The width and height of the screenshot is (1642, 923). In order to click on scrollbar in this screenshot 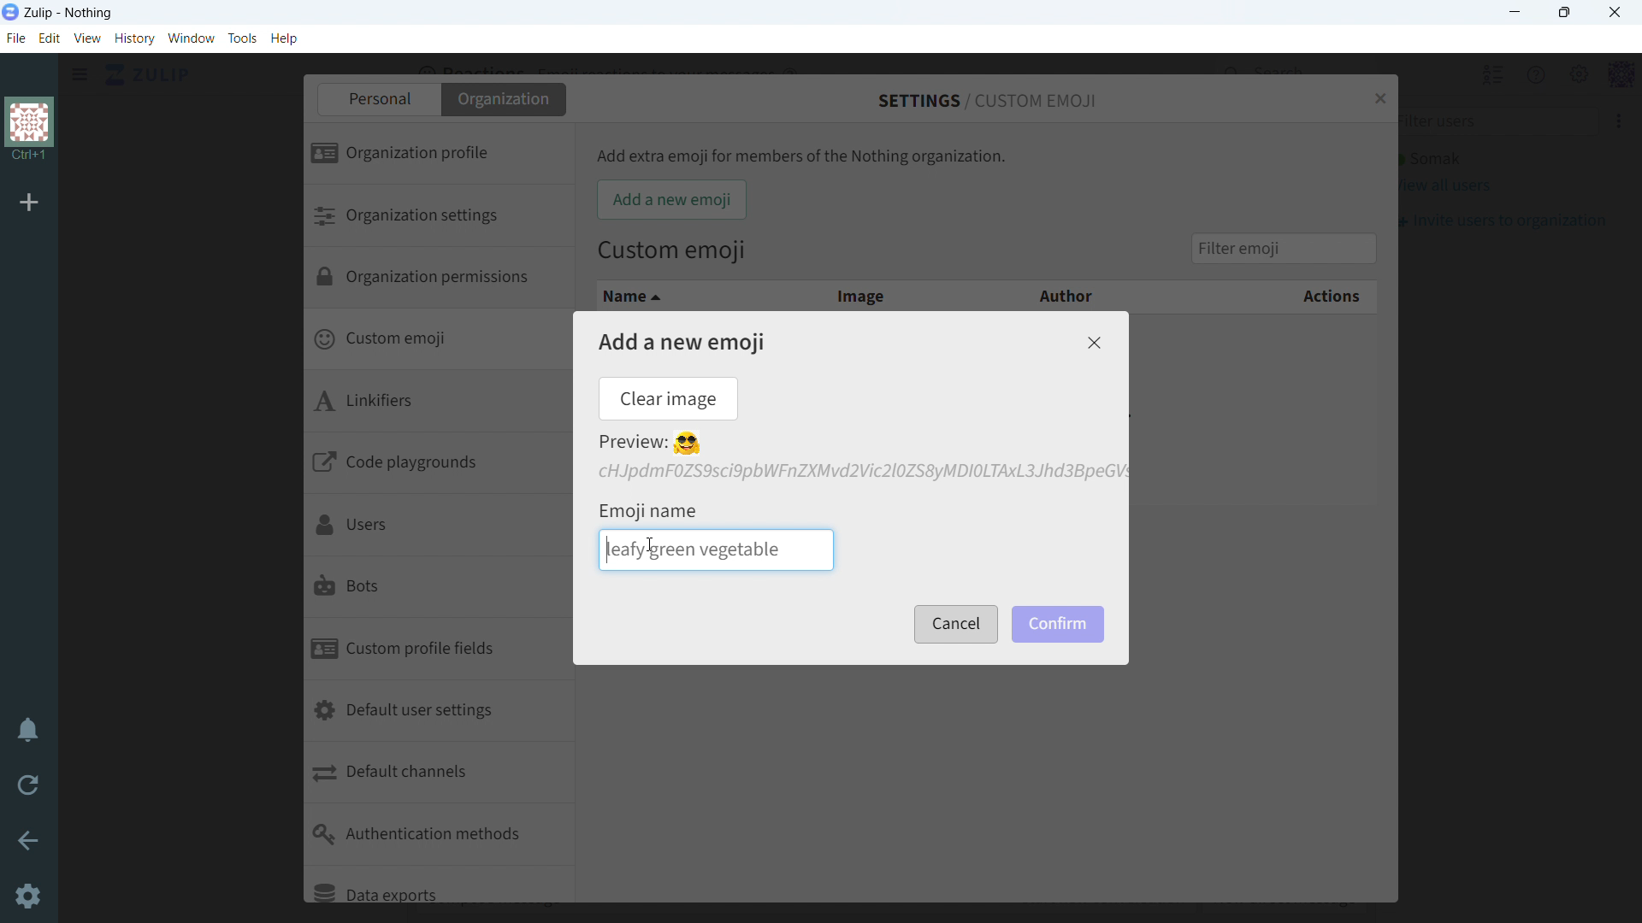, I will do `click(661, 579)`.